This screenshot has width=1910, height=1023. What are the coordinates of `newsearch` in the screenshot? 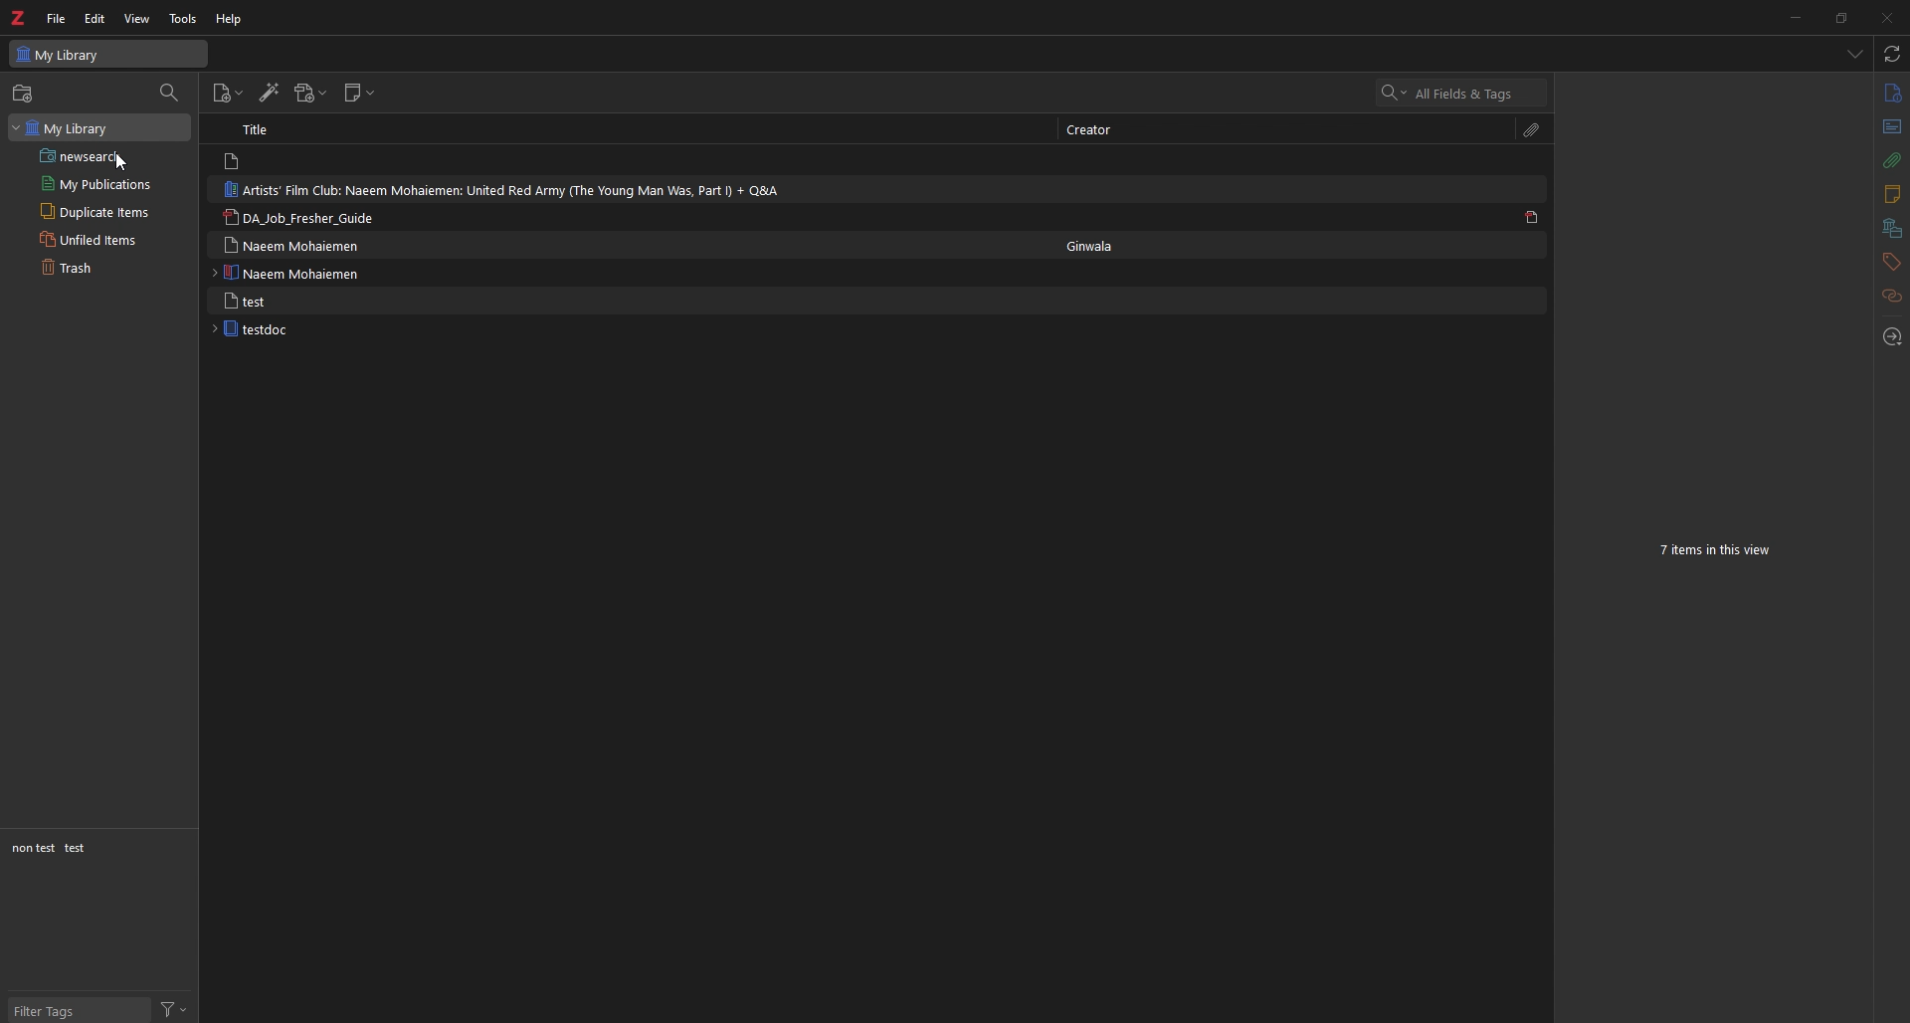 It's located at (78, 156).